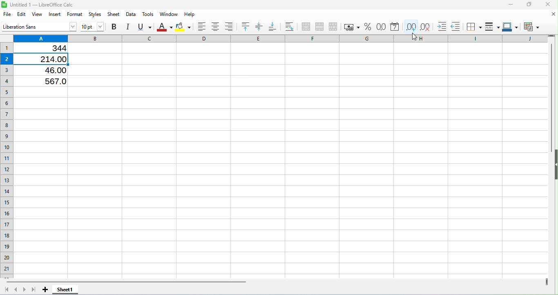  Describe the element at coordinates (545, 5) in the screenshot. I see `Close` at that location.